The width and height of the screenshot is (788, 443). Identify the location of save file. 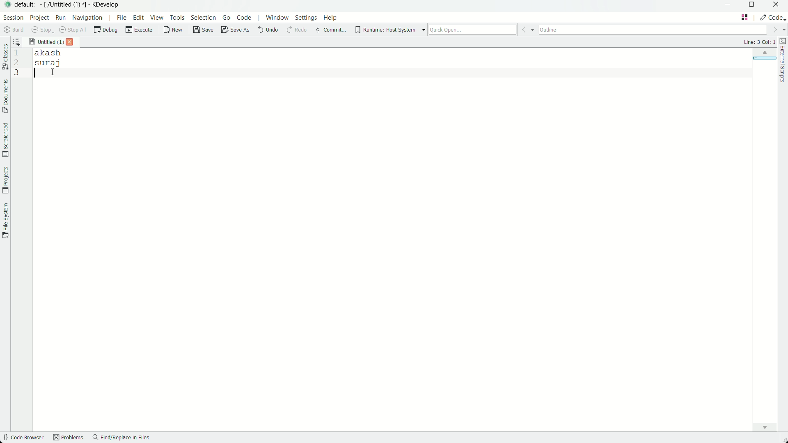
(204, 30).